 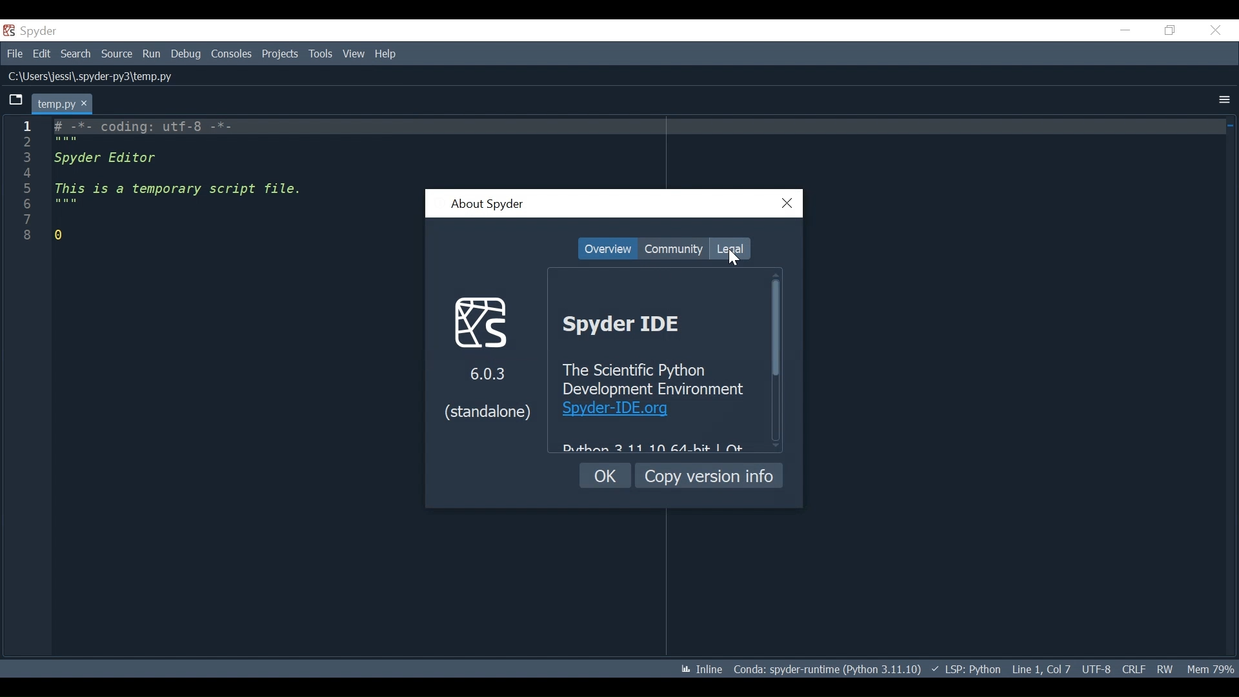 What do you see at coordinates (103, 76) in the screenshot?
I see `C:\Users\jessi\.spyder-py3\temp.py` at bounding box center [103, 76].